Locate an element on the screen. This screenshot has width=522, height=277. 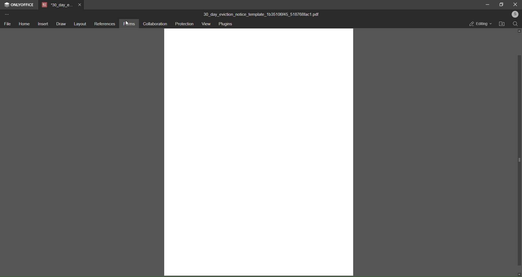
onlyoffice is located at coordinates (22, 4).